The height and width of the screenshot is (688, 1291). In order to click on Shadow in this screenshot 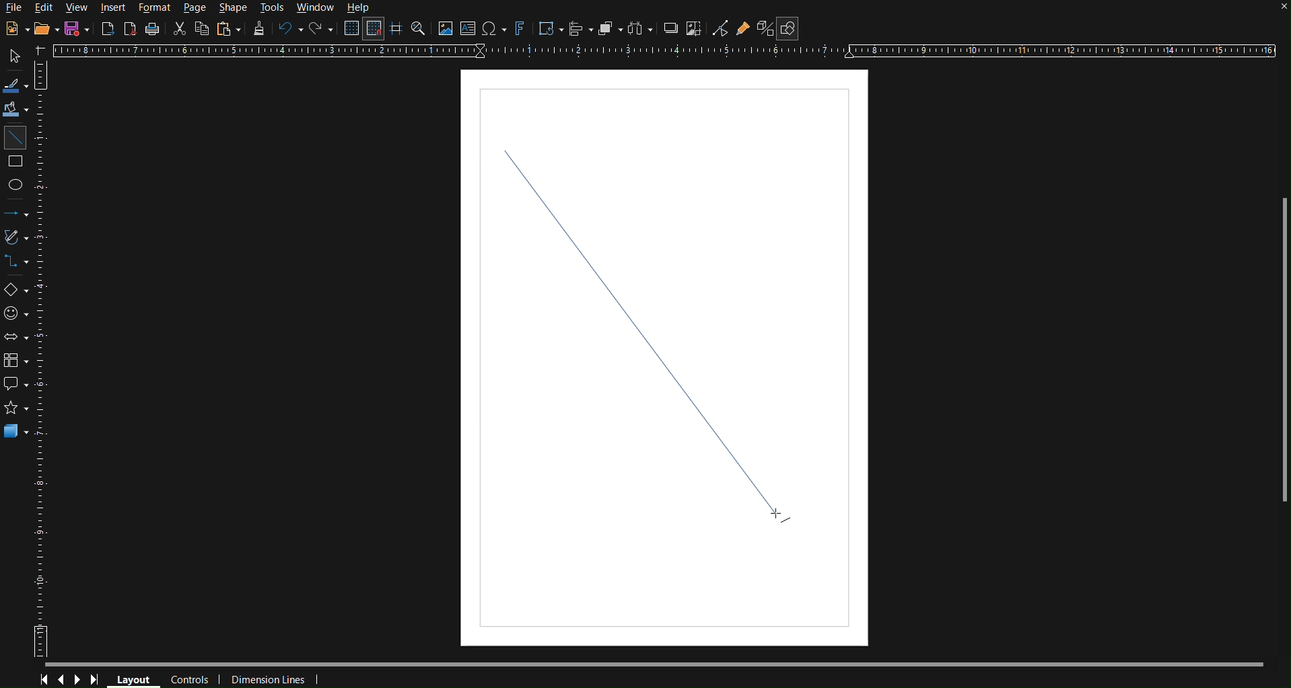, I will do `click(670, 28)`.